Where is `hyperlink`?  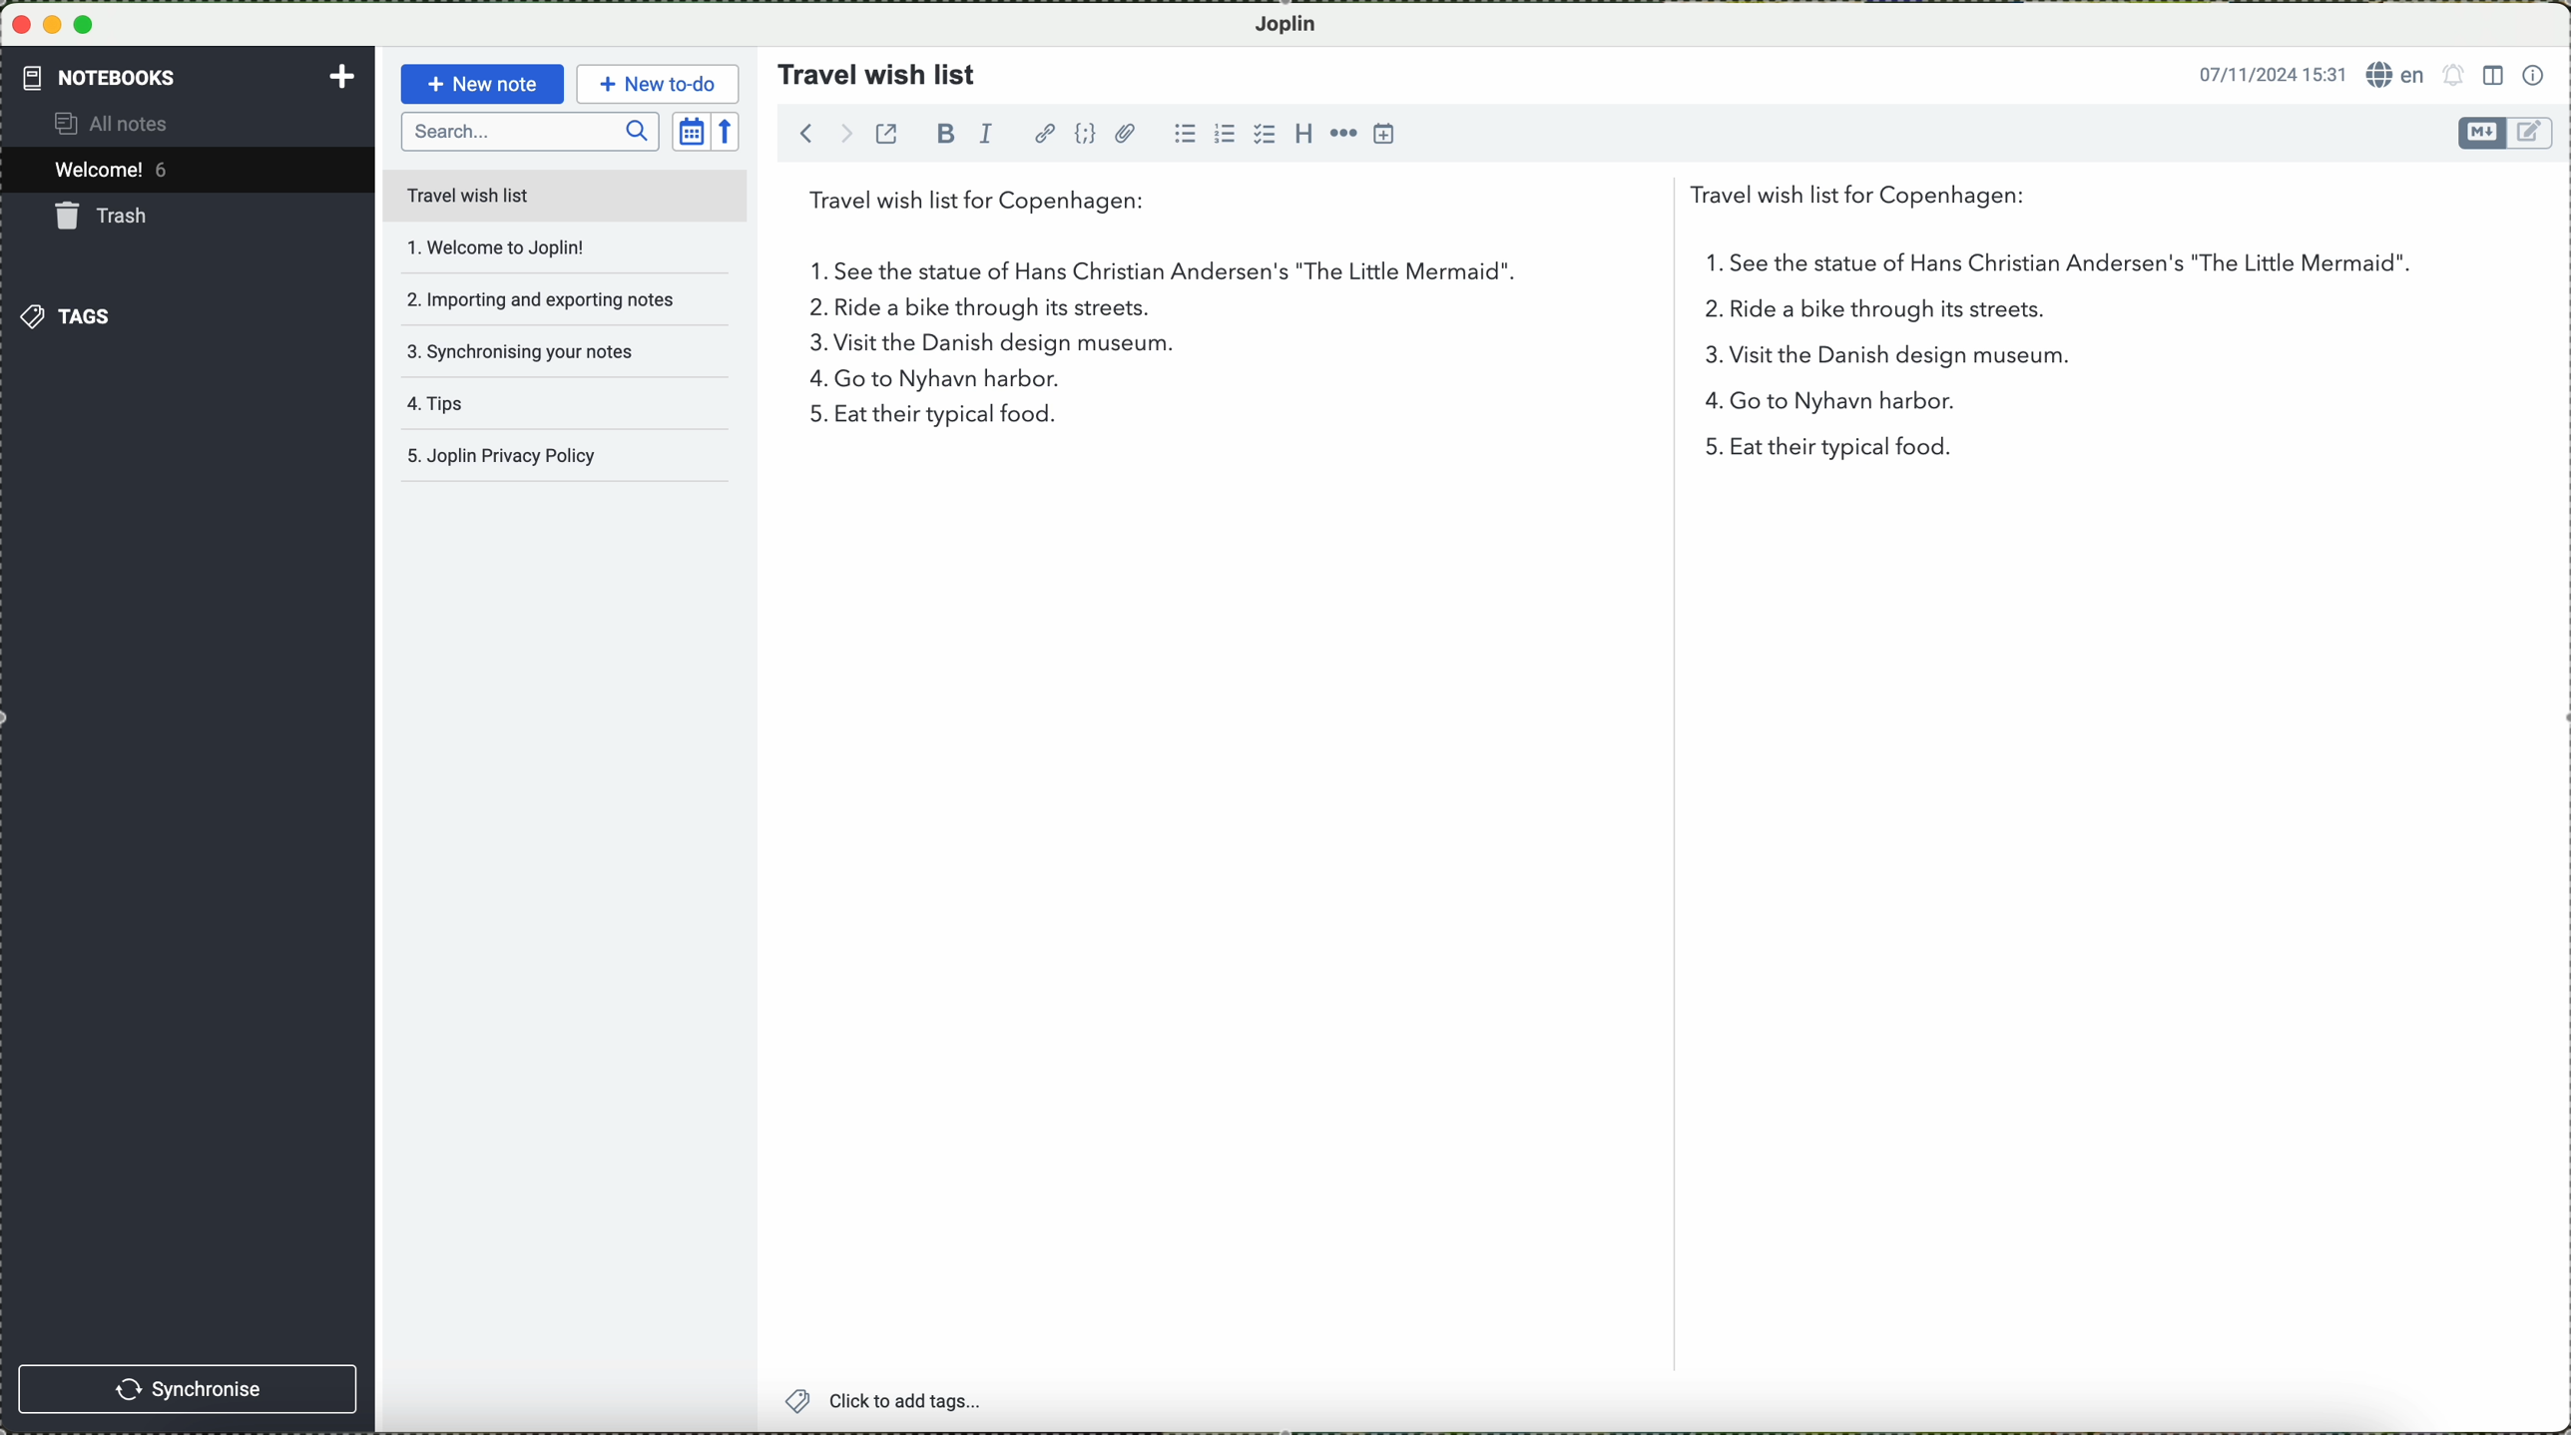 hyperlink is located at coordinates (1044, 133).